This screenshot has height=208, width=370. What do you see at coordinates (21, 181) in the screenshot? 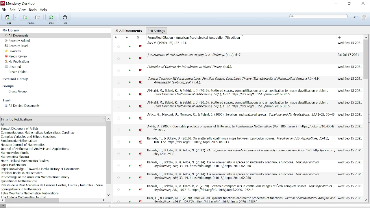
I see `author` at bounding box center [21, 181].